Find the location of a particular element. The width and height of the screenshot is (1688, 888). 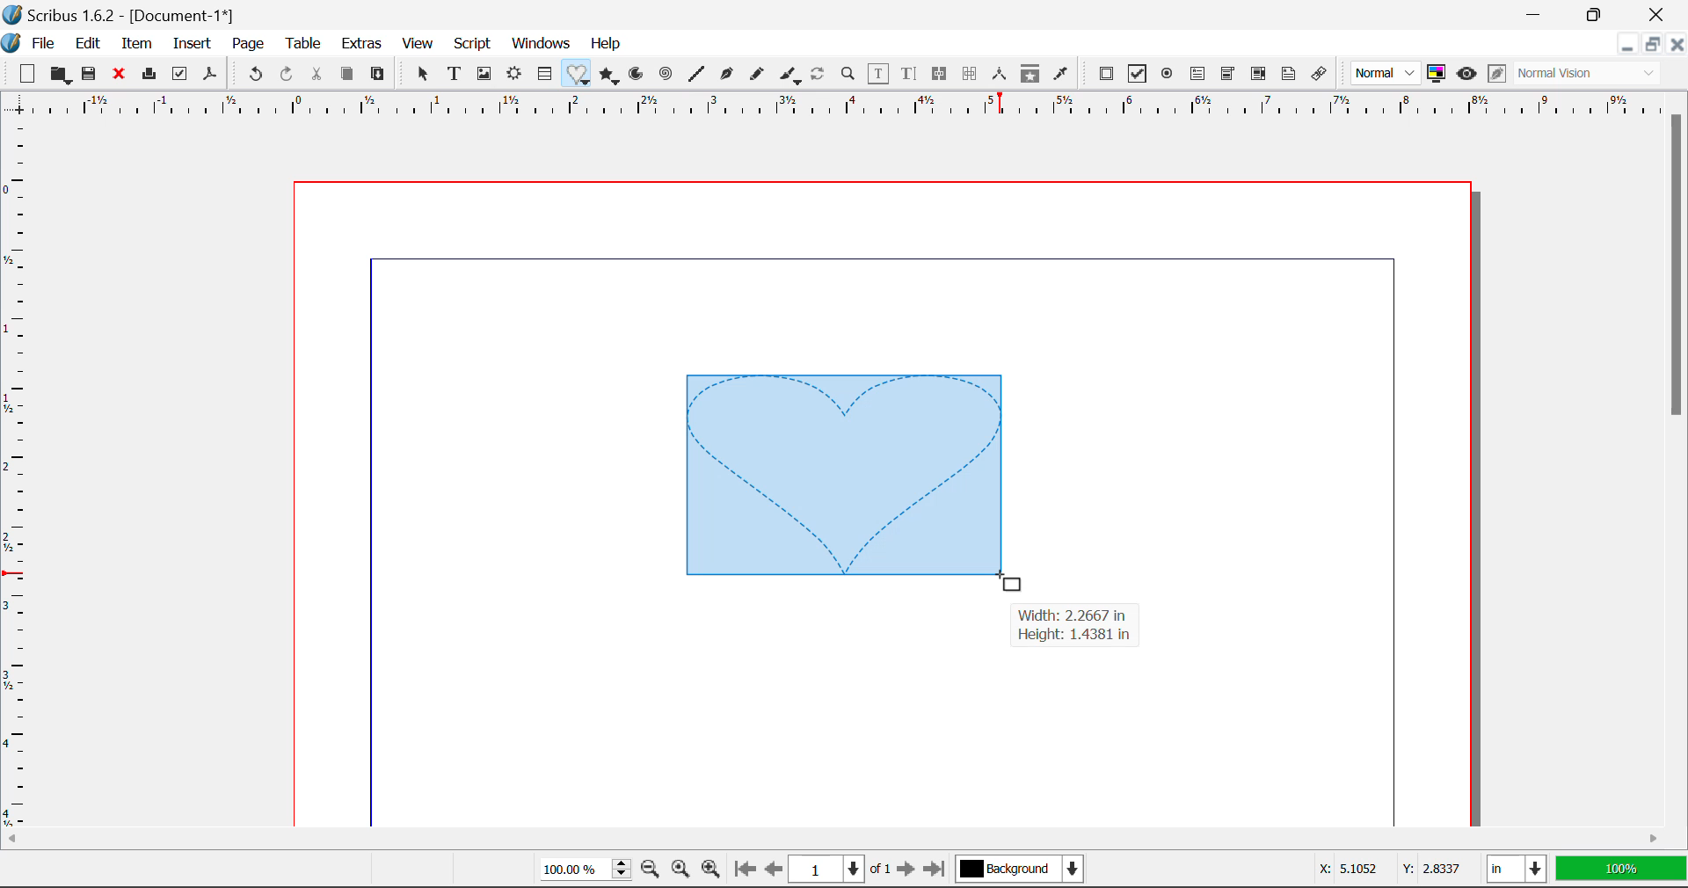

Edit Text in Story Editor is located at coordinates (909, 76).